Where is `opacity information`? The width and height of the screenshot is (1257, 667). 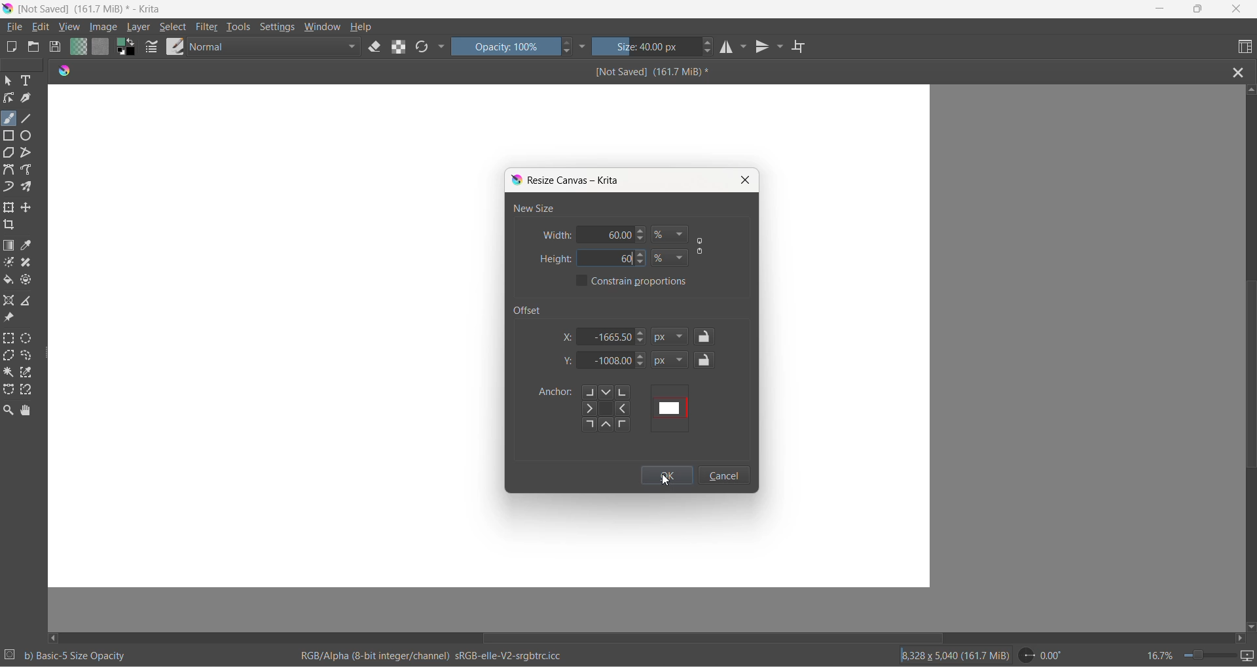 opacity information is located at coordinates (77, 656).